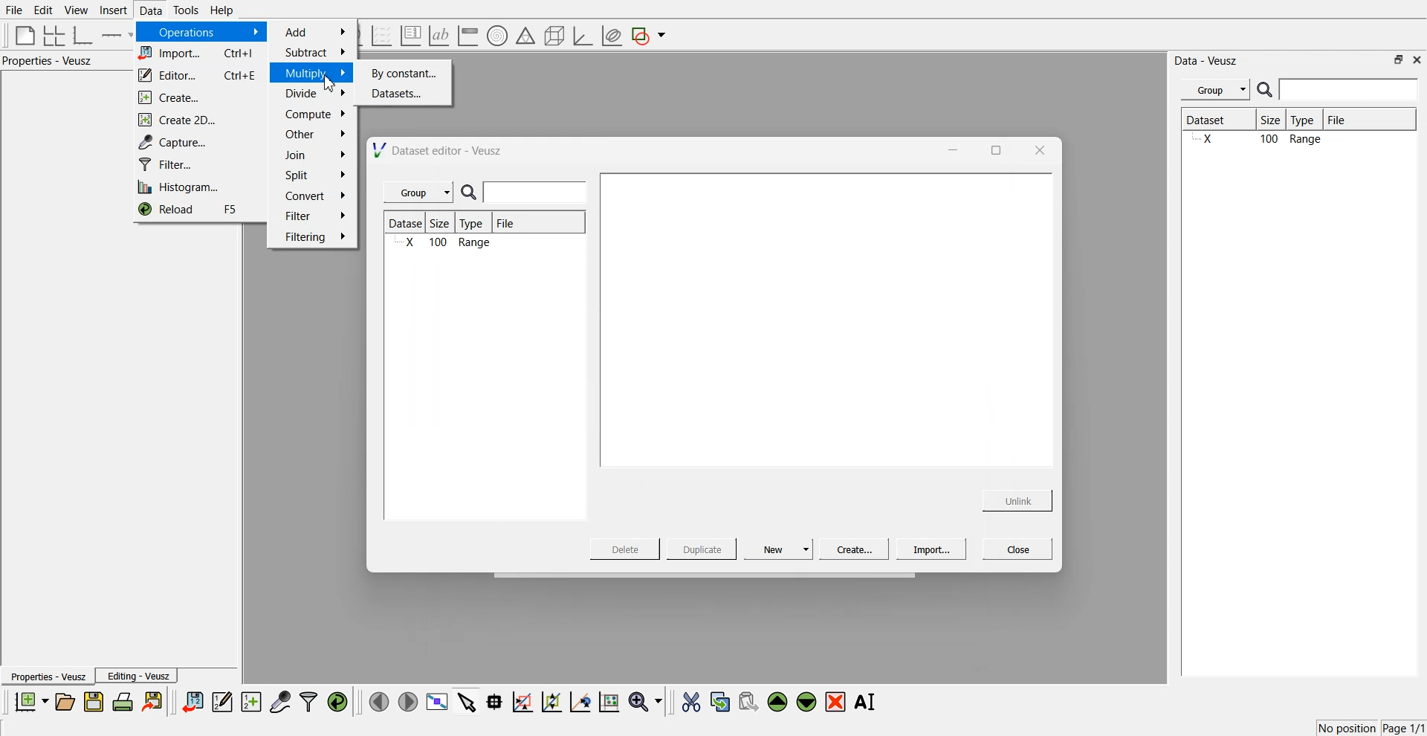  I want to click on Editing - Veusz, so click(138, 676).